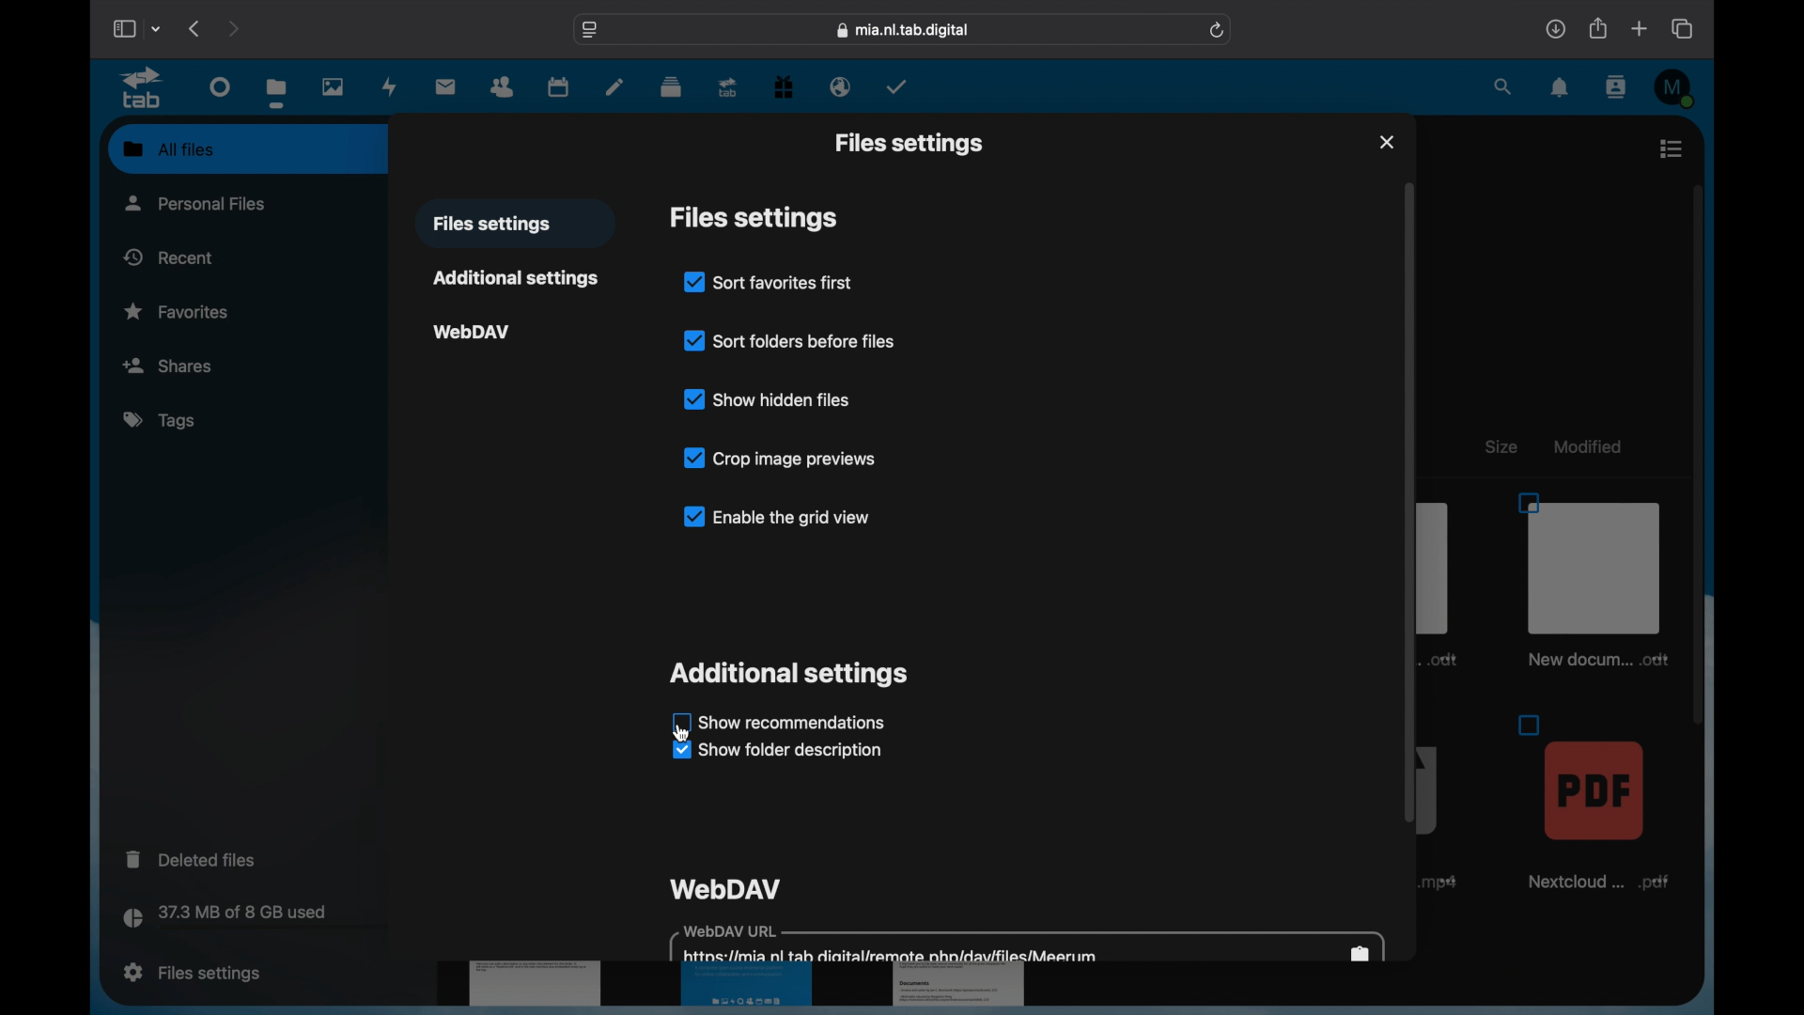 This screenshot has width=1804, height=1015. I want to click on deleted files, so click(191, 859).